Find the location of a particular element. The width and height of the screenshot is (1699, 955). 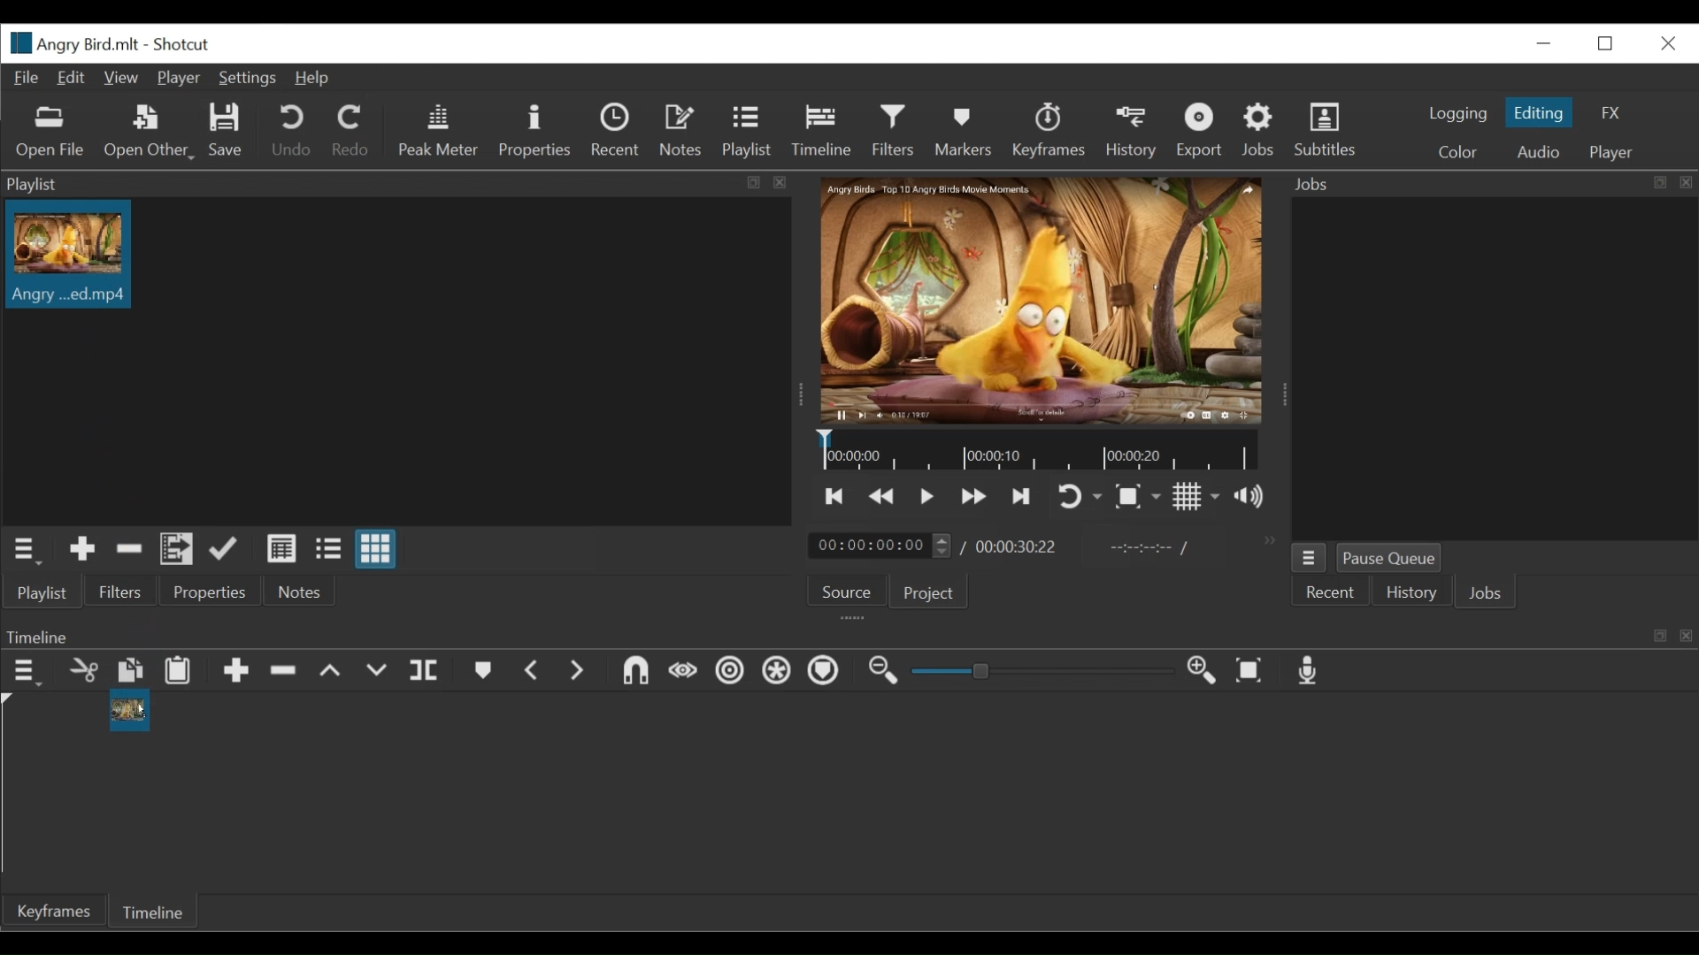

Timeline is located at coordinates (157, 910).